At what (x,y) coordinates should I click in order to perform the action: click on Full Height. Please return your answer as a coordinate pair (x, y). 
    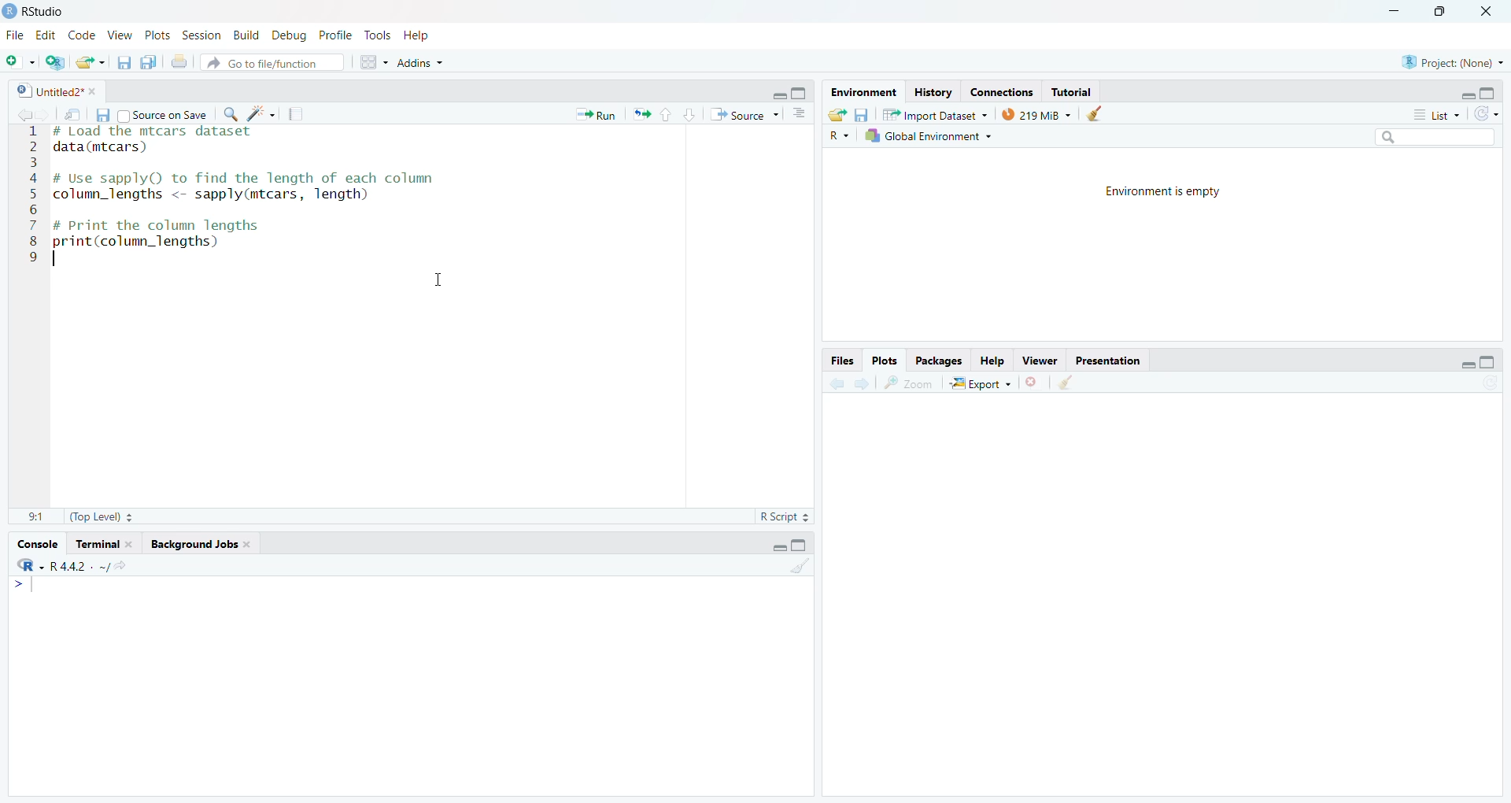
    Looking at the image, I should click on (800, 544).